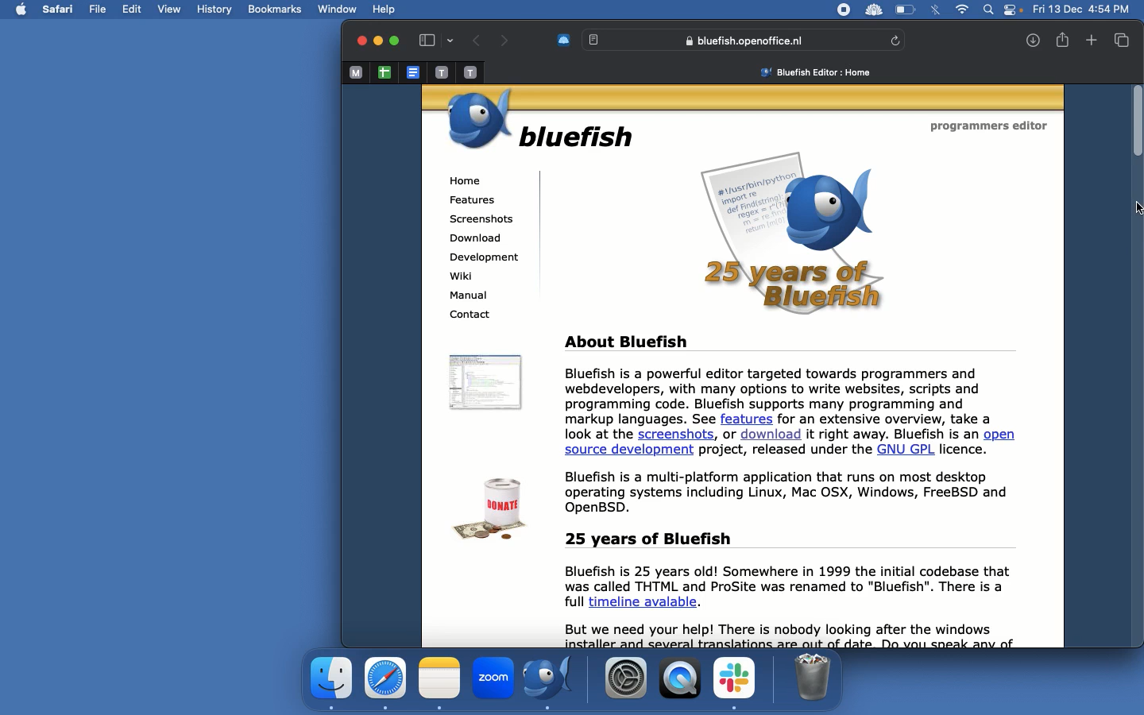  What do you see at coordinates (330, 680) in the screenshot?
I see `Application` at bounding box center [330, 680].